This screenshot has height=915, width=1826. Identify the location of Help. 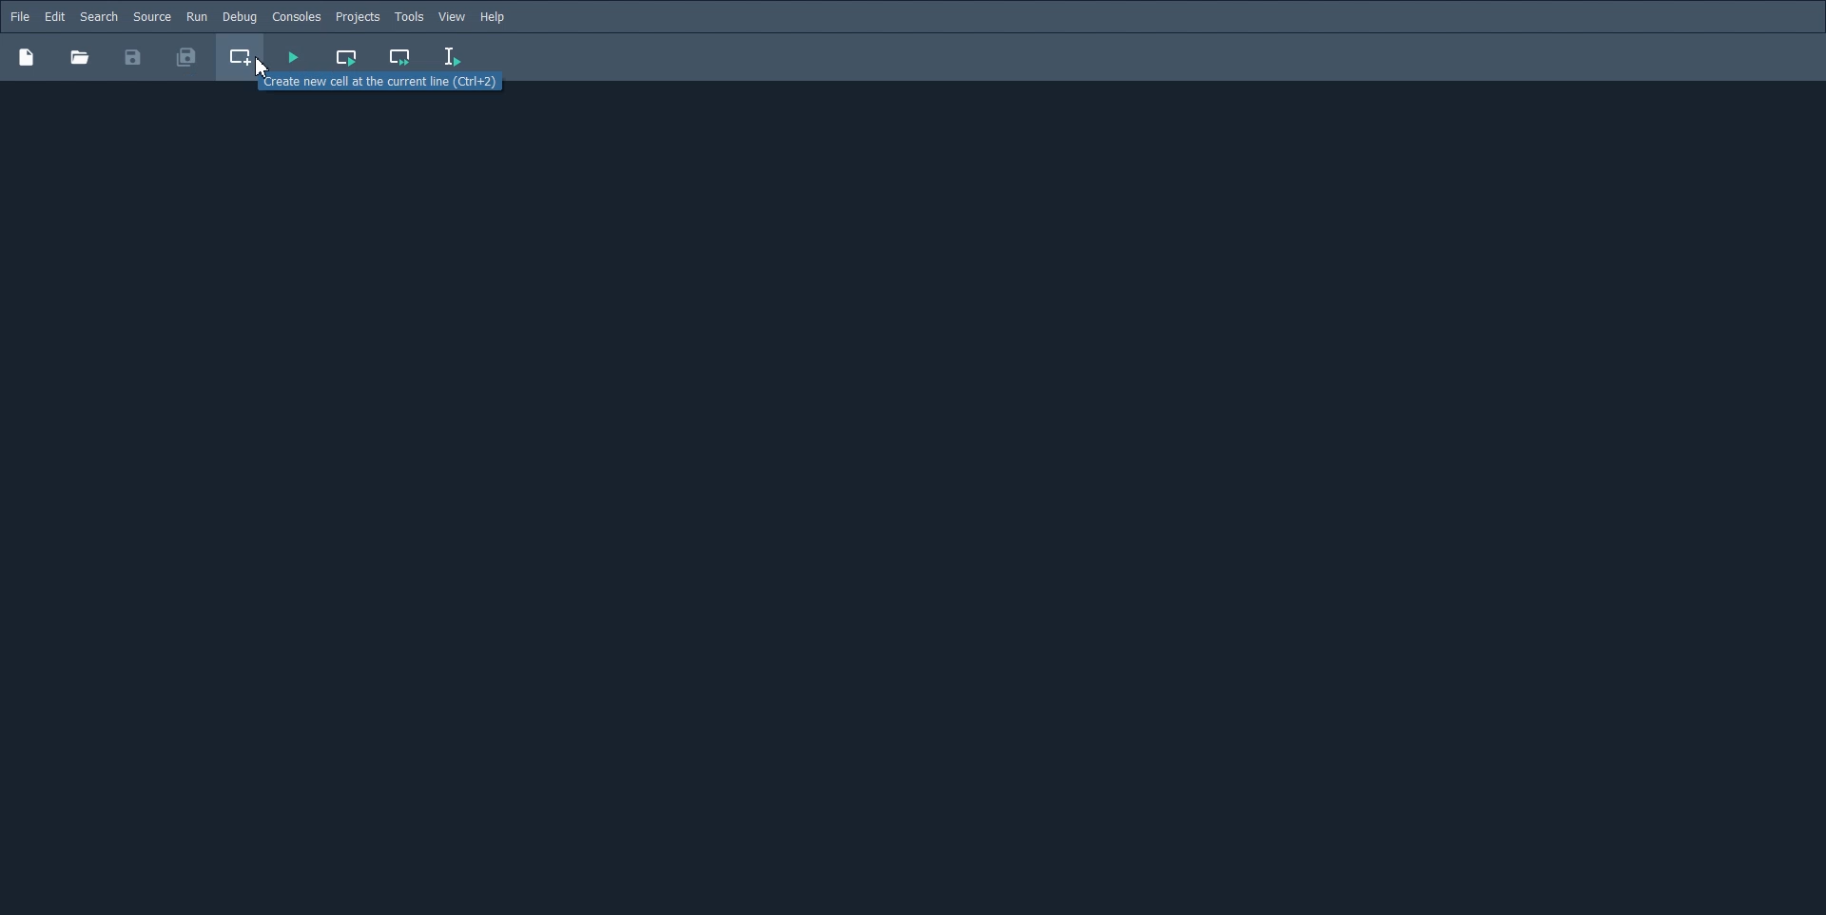
(495, 17).